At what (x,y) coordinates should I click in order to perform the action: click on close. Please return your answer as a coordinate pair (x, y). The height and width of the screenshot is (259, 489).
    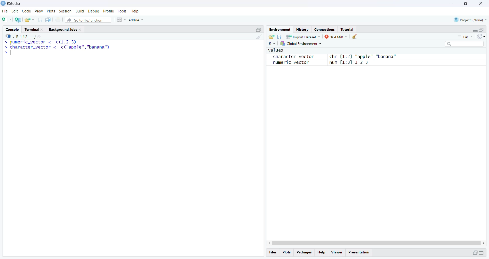
    Looking at the image, I should click on (480, 3).